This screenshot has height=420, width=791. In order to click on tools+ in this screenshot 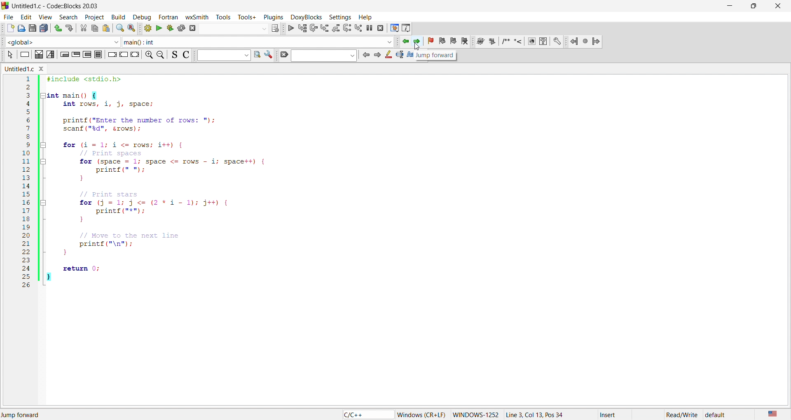, I will do `click(246, 16)`.